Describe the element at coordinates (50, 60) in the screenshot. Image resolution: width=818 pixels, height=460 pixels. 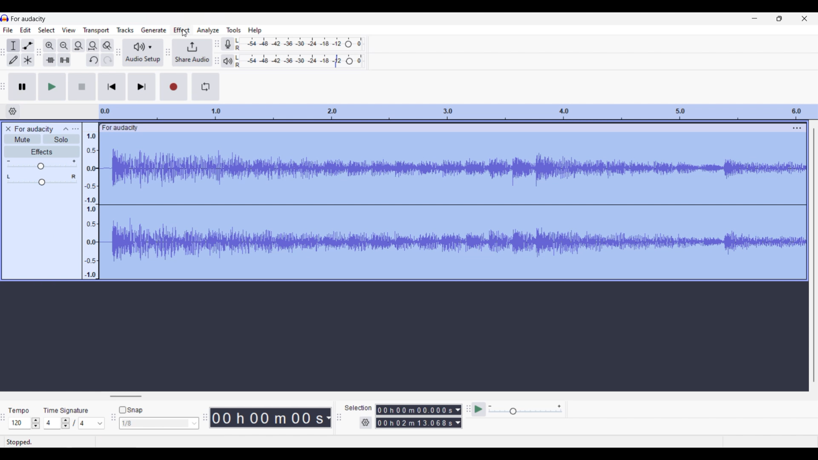
I see `Trim audio outside selection` at that location.